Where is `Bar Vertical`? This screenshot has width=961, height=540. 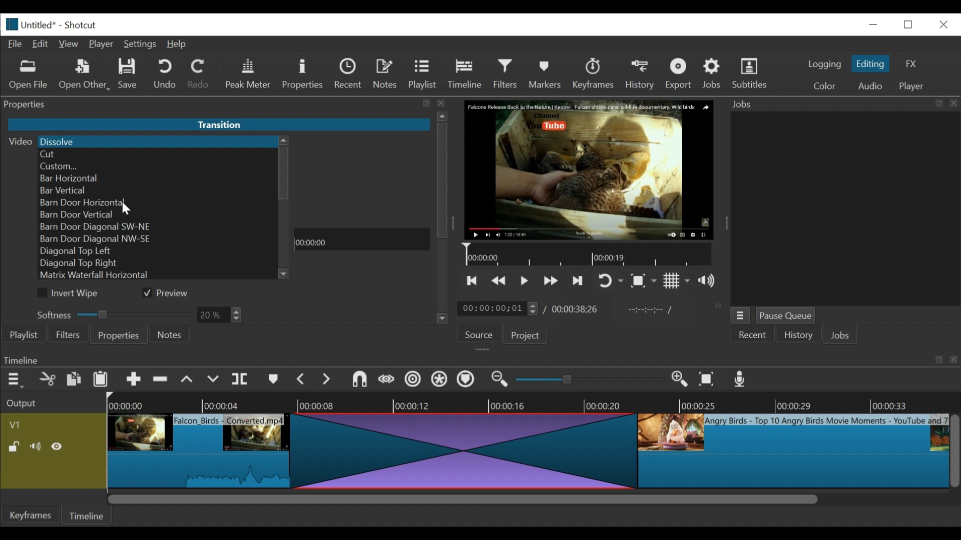 Bar Vertical is located at coordinates (158, 190).